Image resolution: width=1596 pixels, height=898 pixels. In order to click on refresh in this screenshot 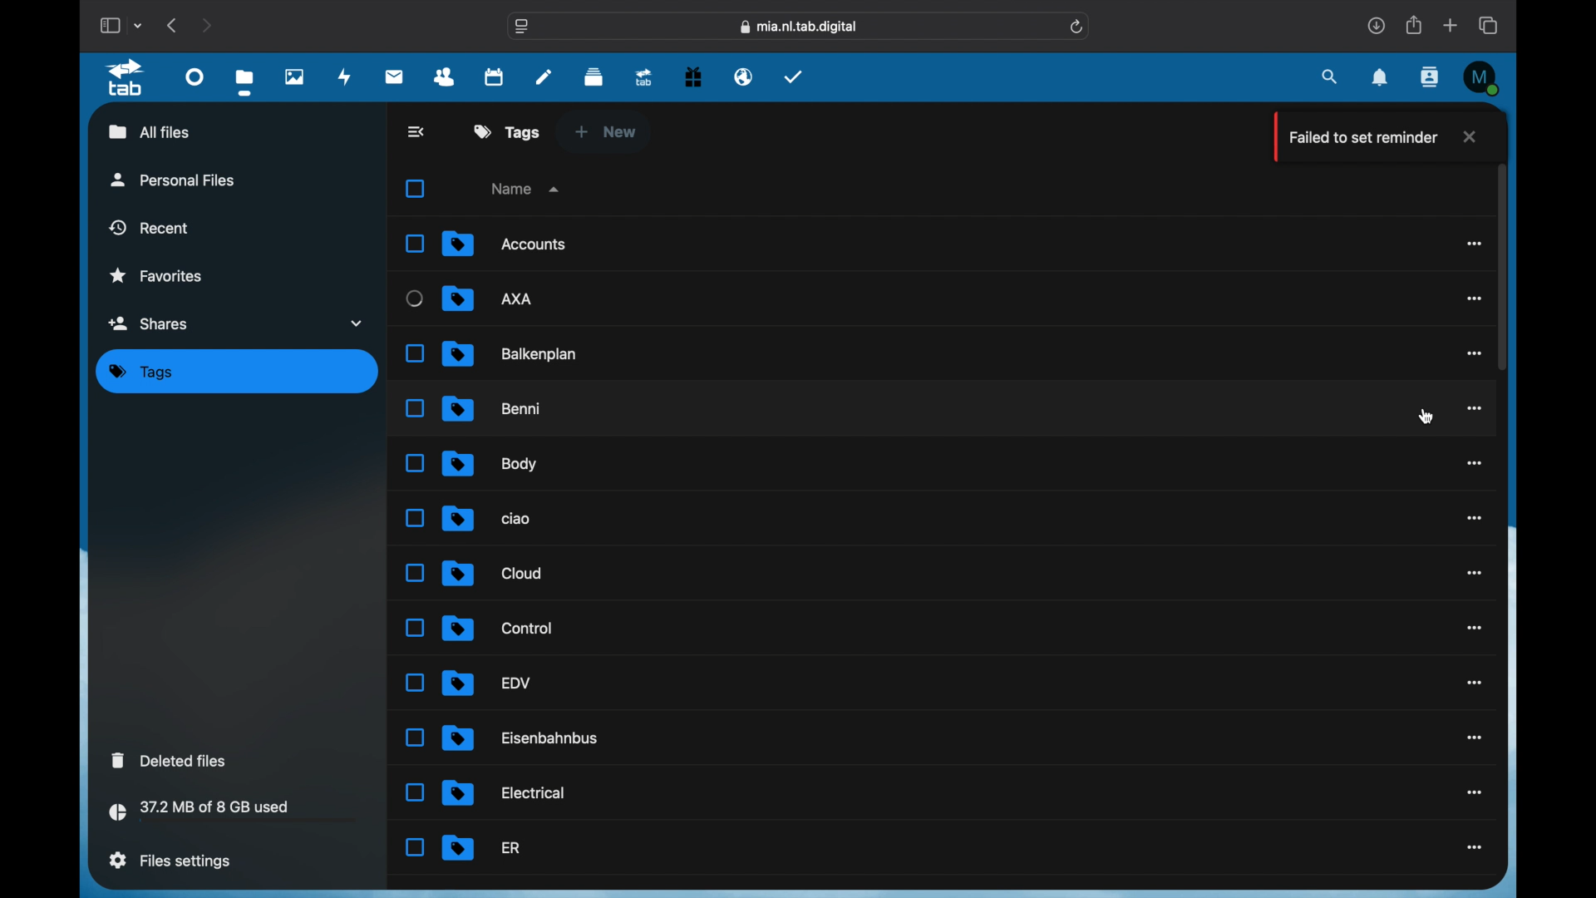, I will do `click(1077, 27)`.